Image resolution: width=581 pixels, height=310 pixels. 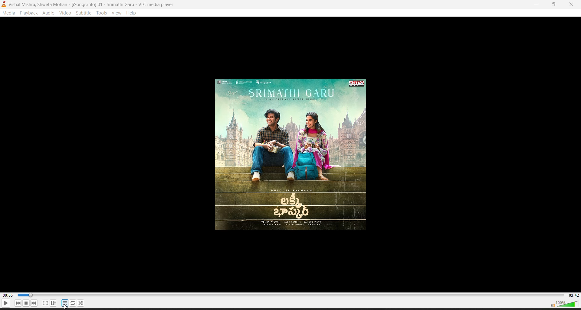 What do you see at coordinates (4, 5) in the screenshot?
I see `vlc logo` at bounding box center [4, 5].